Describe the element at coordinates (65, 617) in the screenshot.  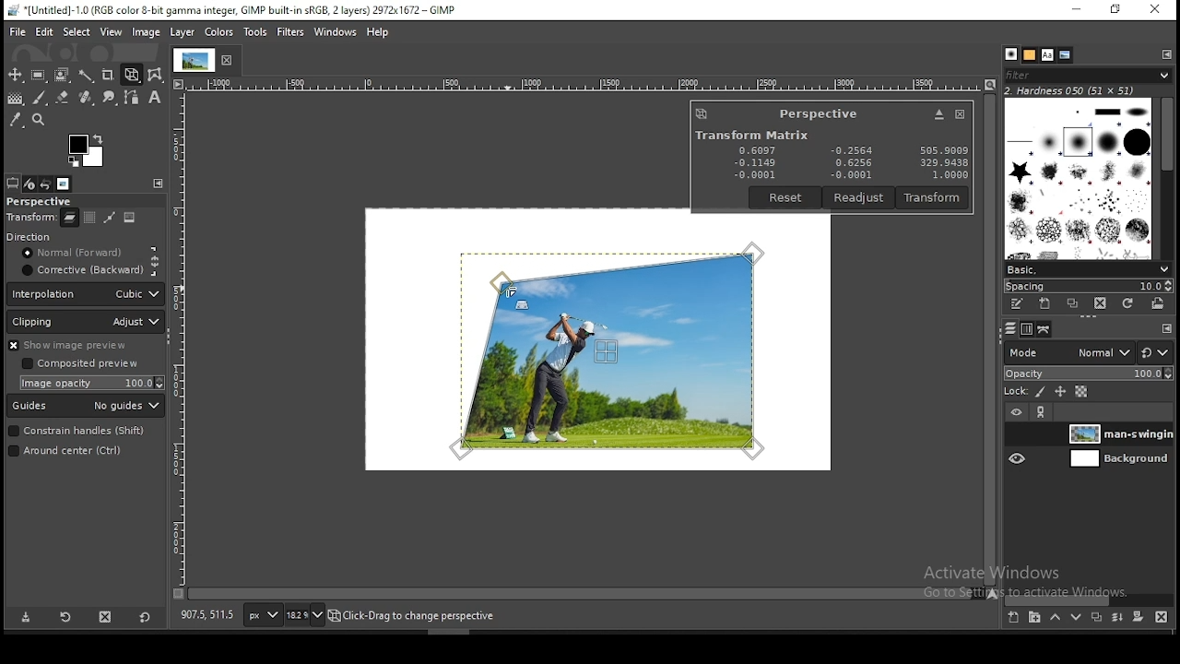
I see `restore tool preset` at that location.